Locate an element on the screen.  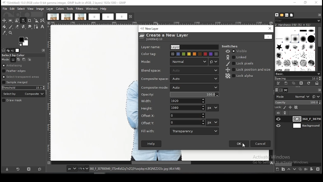
intersect with the current selection is located at coordinates (29, 60).